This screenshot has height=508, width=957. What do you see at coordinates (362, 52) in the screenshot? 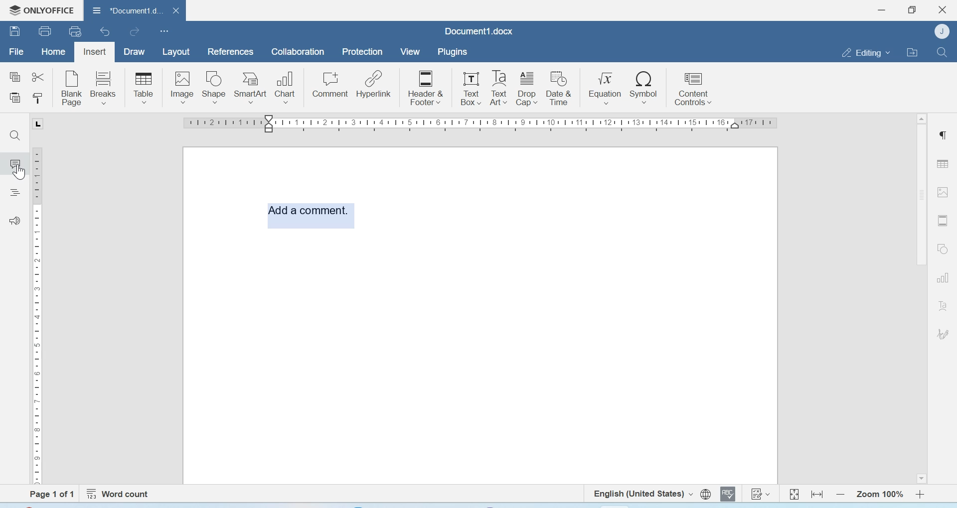
I see `Protection` at bounding box center [362, 52].